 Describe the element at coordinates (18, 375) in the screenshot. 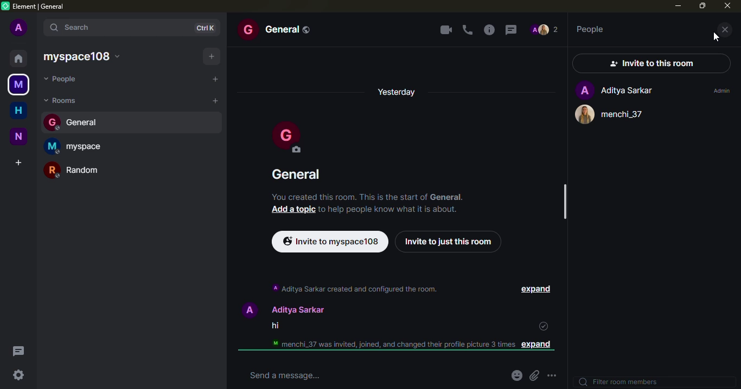

I see `settings` at that location.